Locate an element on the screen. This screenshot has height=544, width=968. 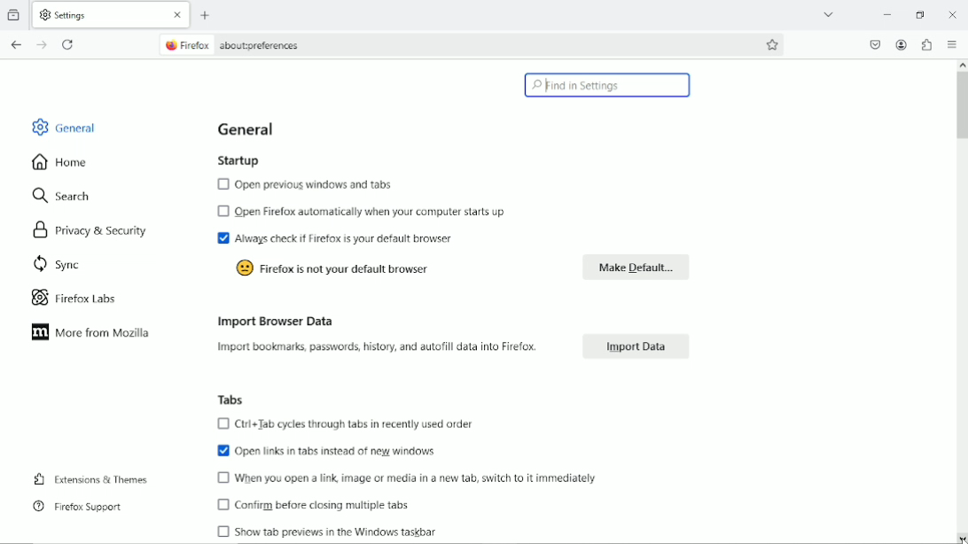
open applications menu is located at coordinates (952, 45).